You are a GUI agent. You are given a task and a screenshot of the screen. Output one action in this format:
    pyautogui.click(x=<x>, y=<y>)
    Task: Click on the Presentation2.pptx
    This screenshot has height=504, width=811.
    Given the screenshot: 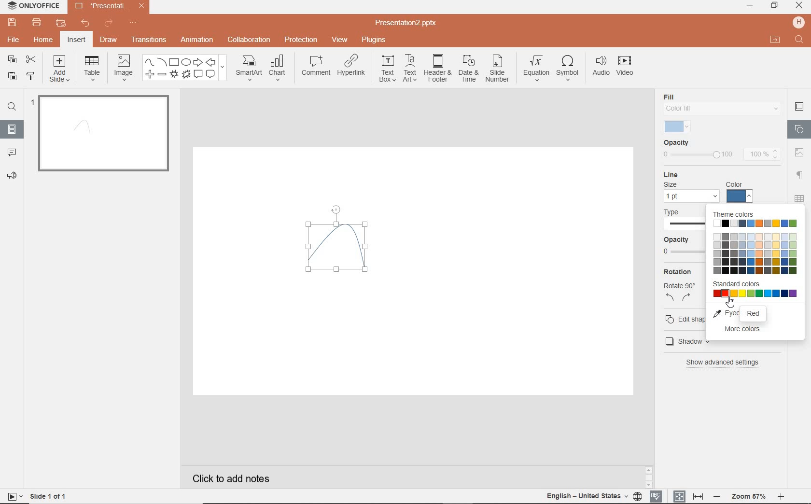 What is the action you would take?
    pyautogui.click(x=110, y=8)
    